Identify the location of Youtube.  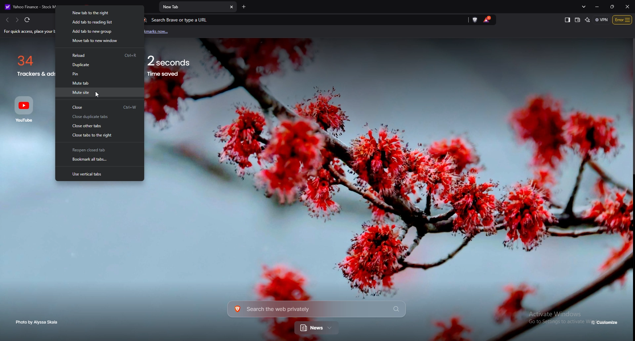
(26, 109).